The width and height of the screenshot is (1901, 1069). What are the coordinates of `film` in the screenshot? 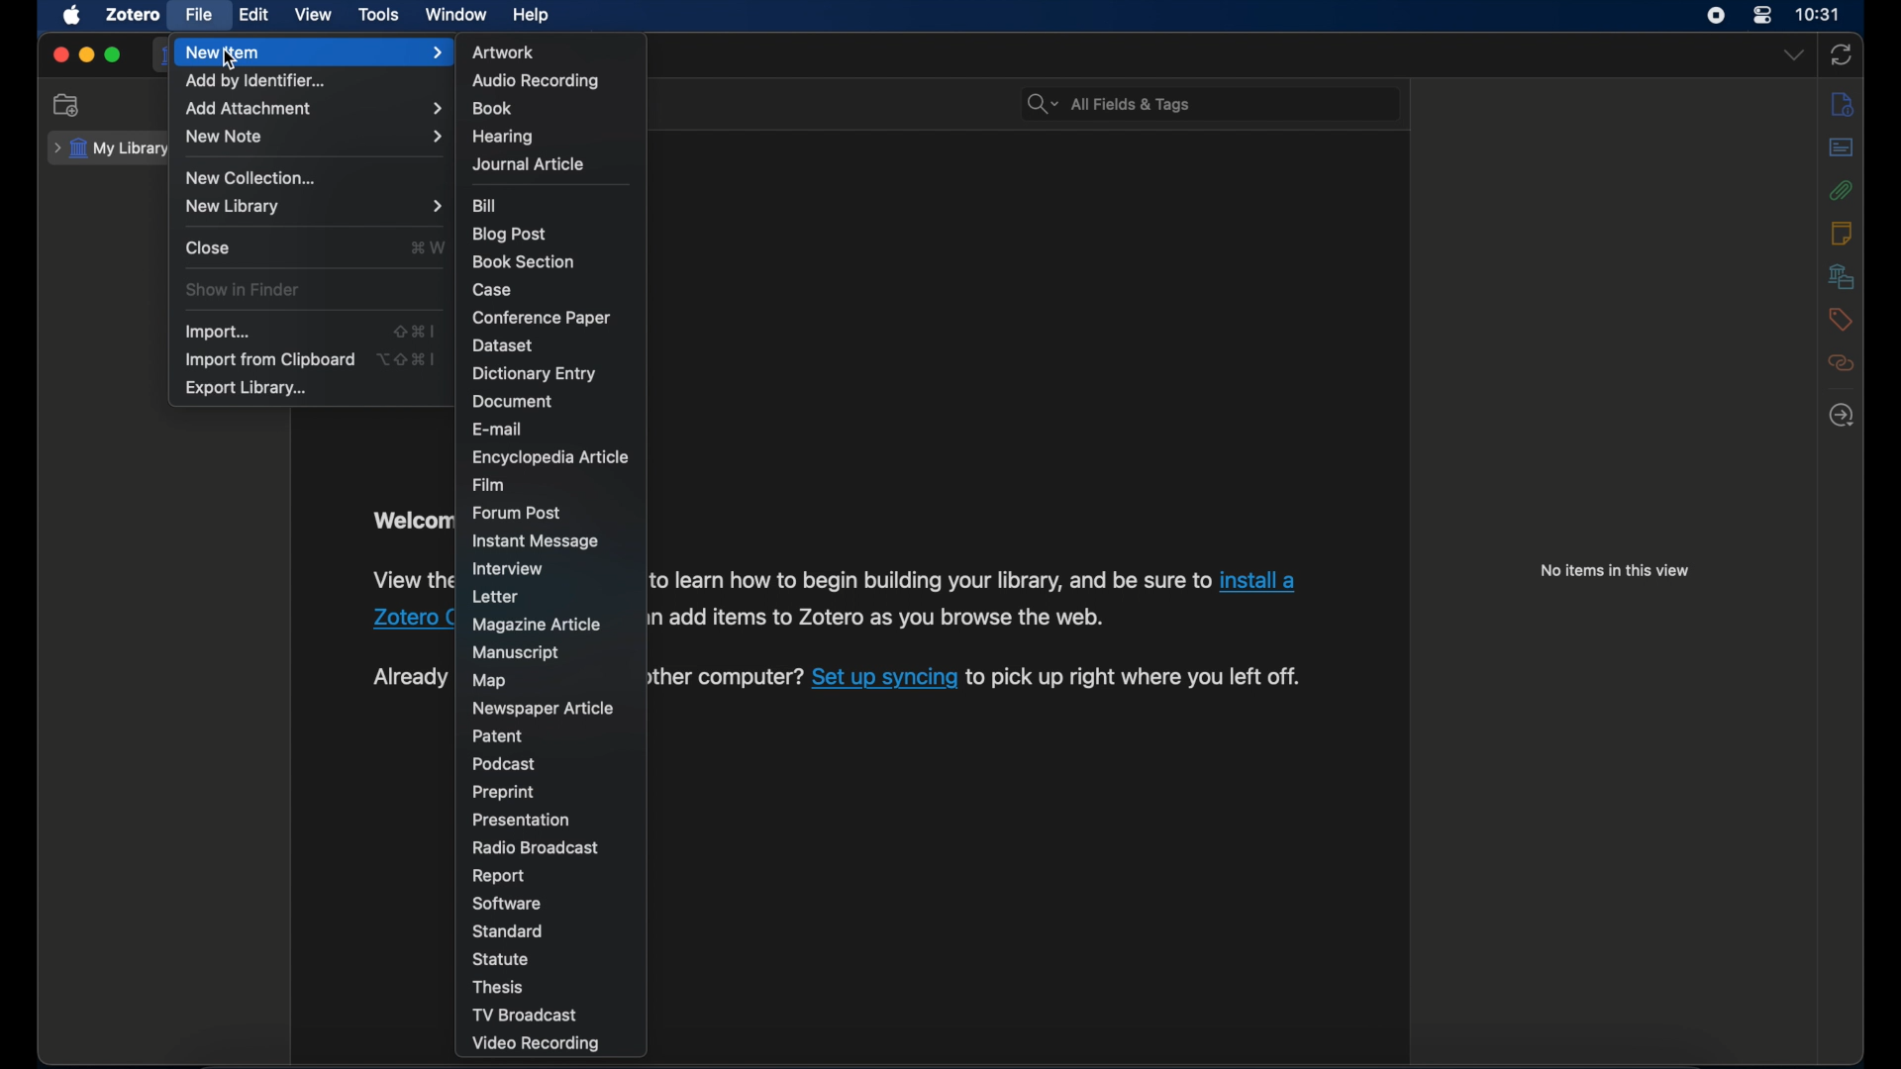 It's located at (489, 484).